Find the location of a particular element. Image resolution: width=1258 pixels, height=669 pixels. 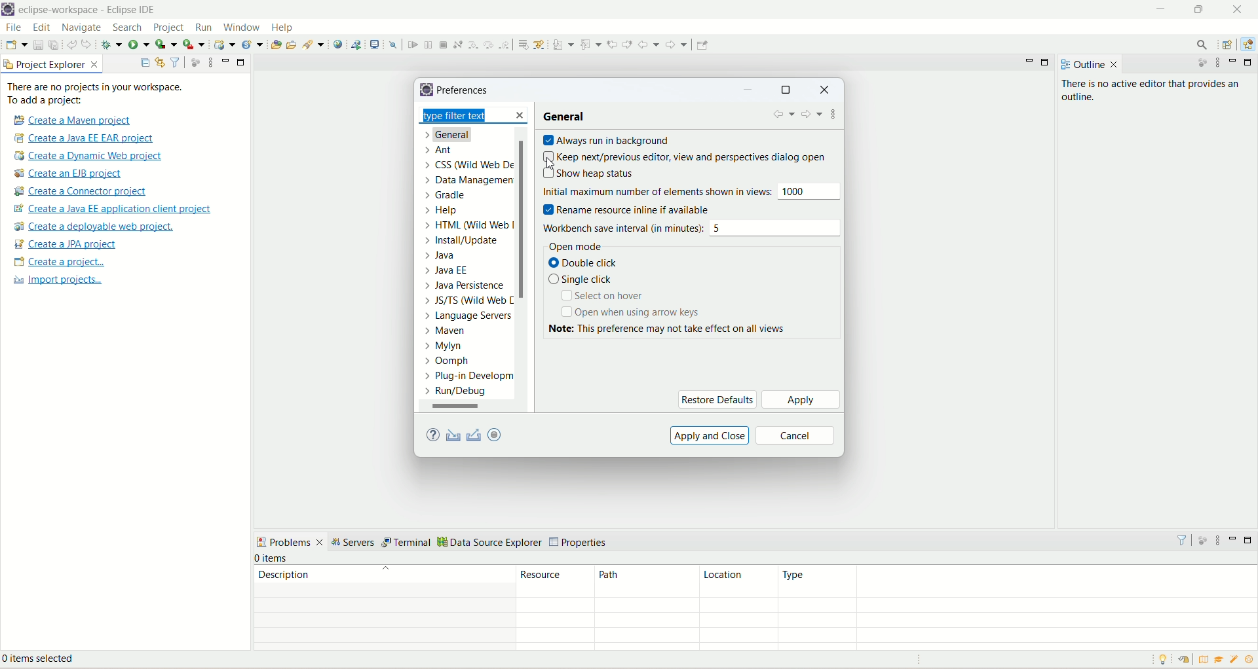

create a Java EE application client project is located at coordinates (112, 210).